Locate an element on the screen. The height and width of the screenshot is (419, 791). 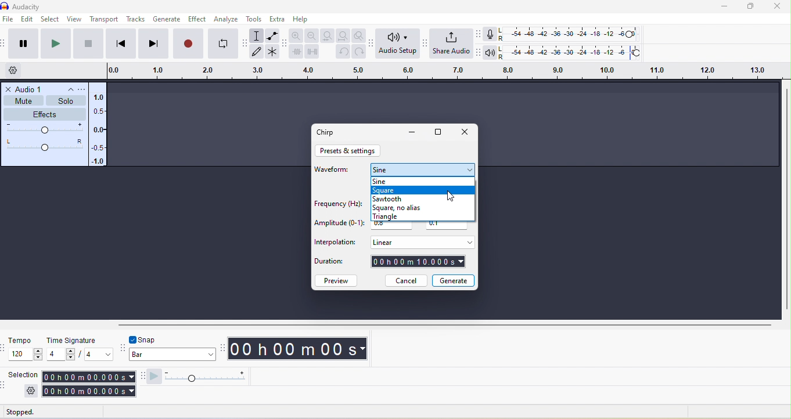
edit is located at coordinates (27, 20).